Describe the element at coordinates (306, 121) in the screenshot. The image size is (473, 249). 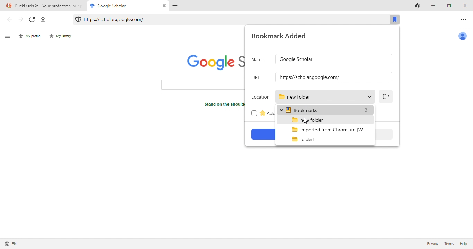
I see `cursor movement` at that location.